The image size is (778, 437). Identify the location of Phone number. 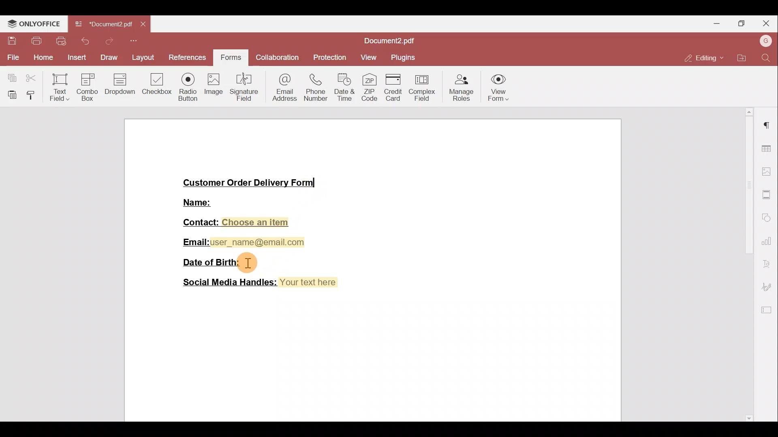
(316, 85).